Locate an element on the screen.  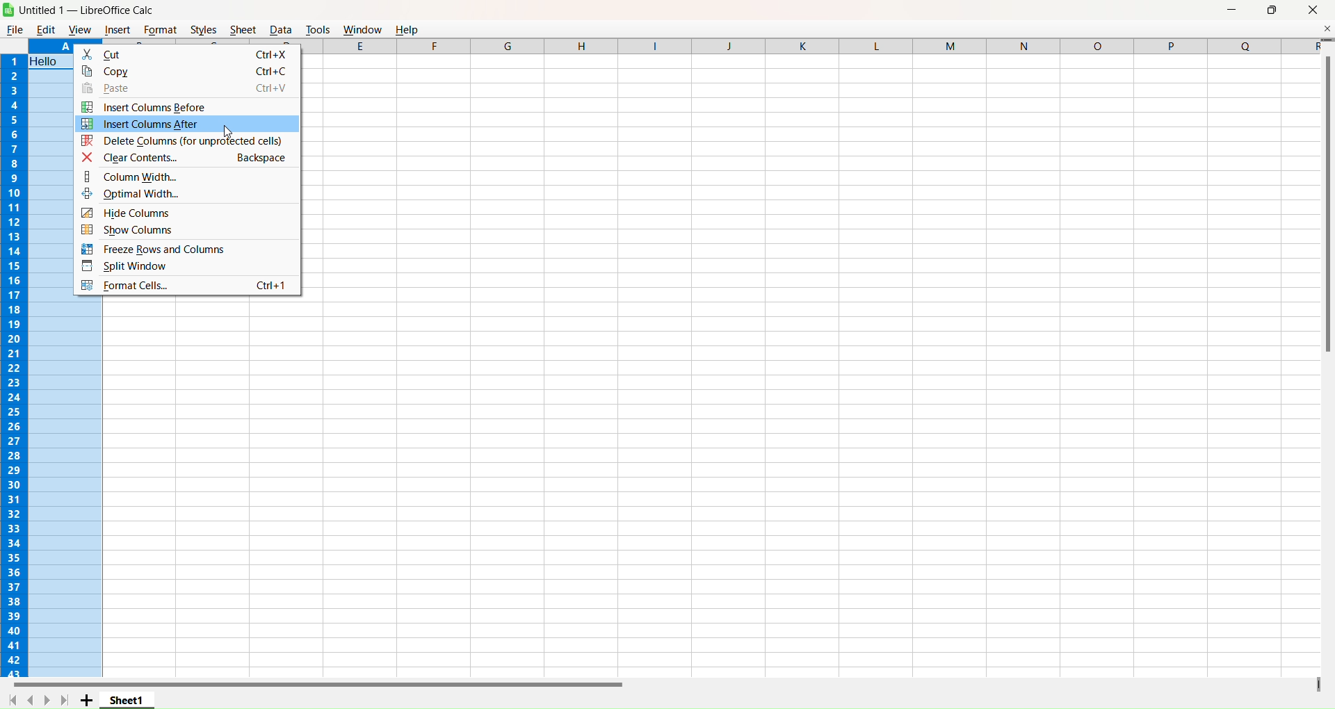
column A selected is located at coordinates (66, 488).